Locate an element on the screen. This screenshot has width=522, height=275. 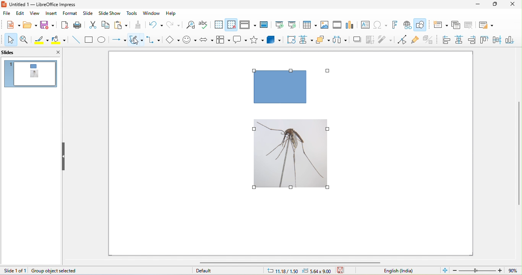
connectors is located at coordinates (154, 40).